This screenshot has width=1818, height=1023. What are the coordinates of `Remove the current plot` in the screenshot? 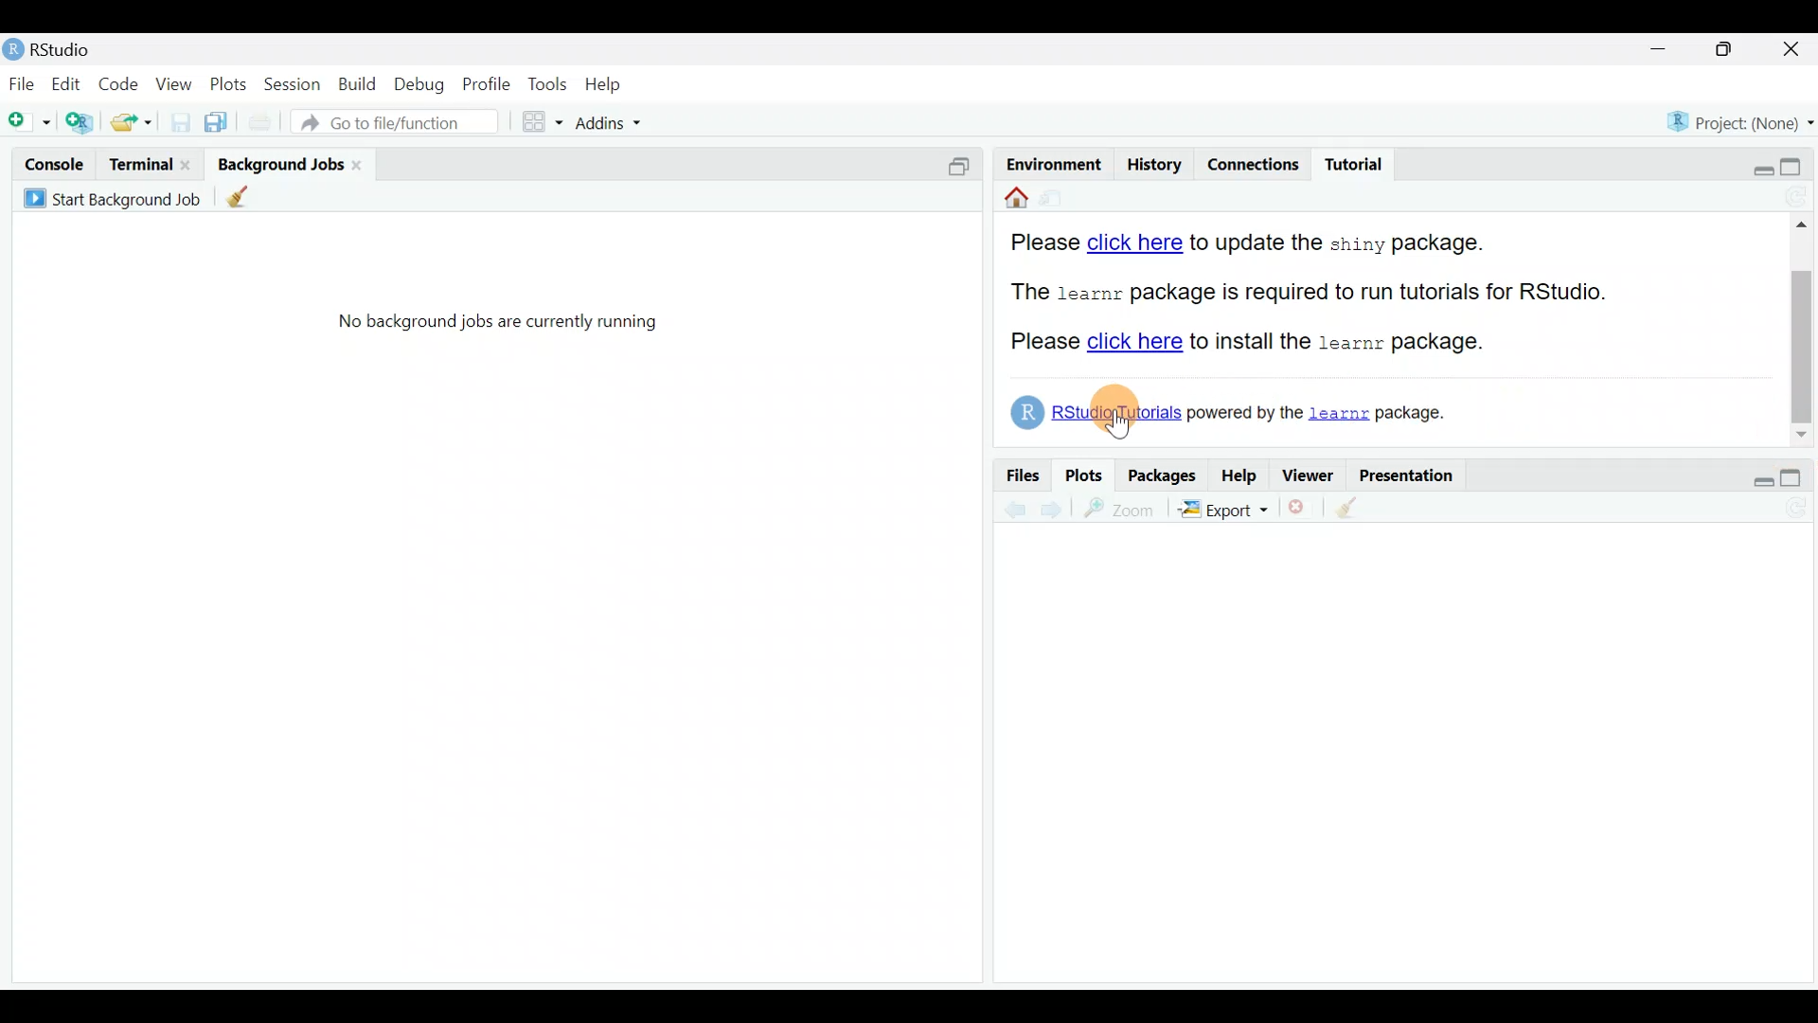 It's located at (1301, 507).